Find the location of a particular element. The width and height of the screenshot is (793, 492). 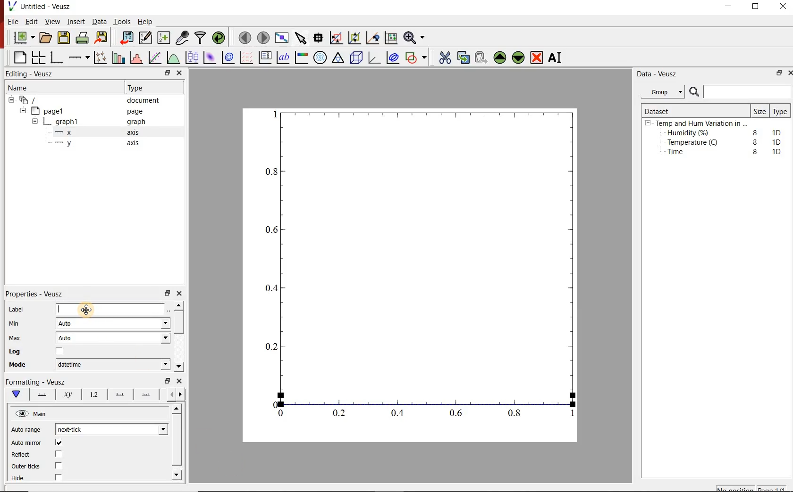

1D is located at coordinates (776, 151).